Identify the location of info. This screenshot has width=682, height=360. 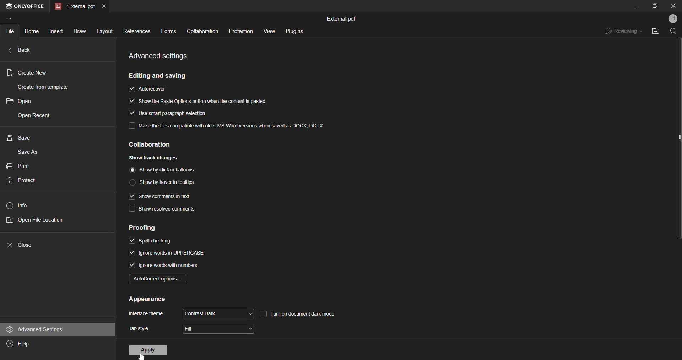
(19, 205).